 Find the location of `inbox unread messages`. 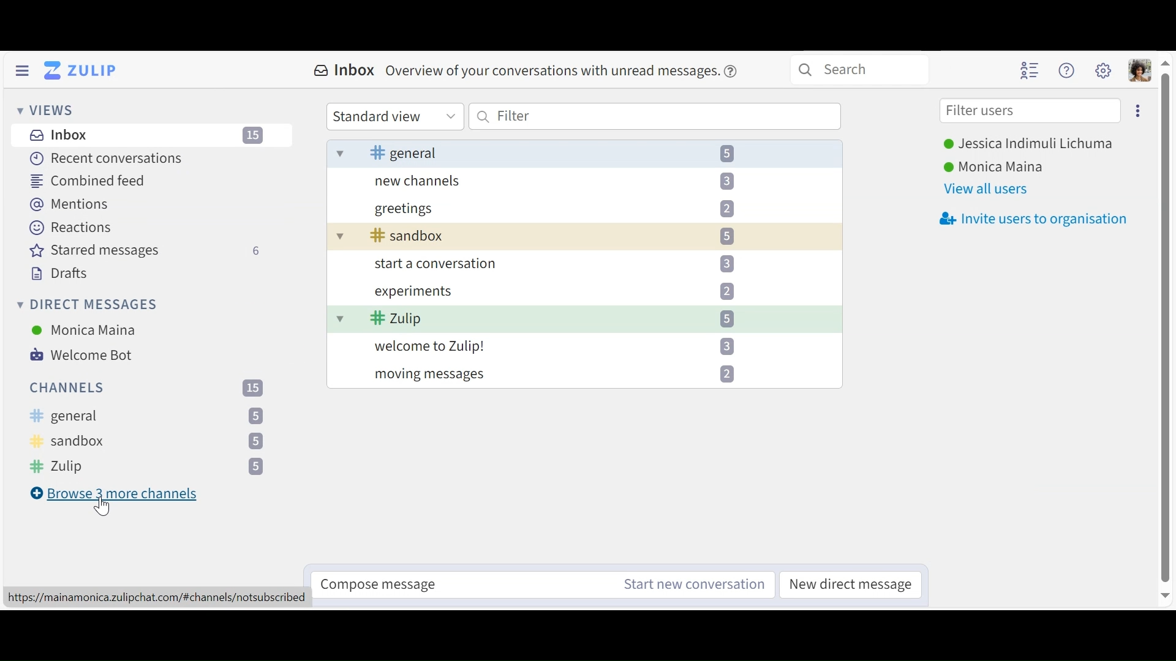

inbox unread messages is located at coordinates (584, 373).